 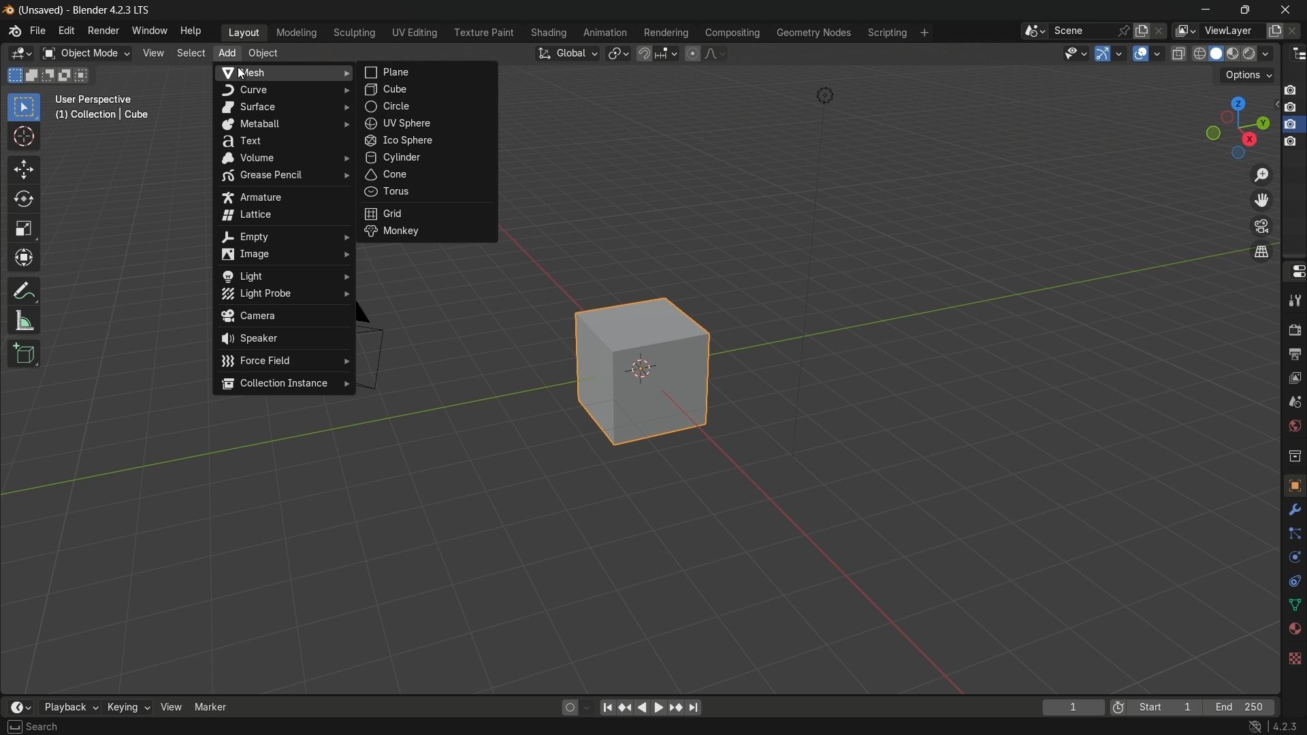 I want to click on mesh, so click(x=283, y=73).